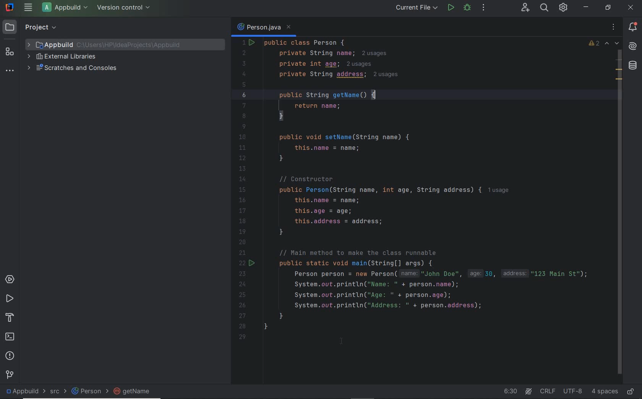 The height and width of the screenshot is (399, 642). I want to click on more actions, so click(483, 8).